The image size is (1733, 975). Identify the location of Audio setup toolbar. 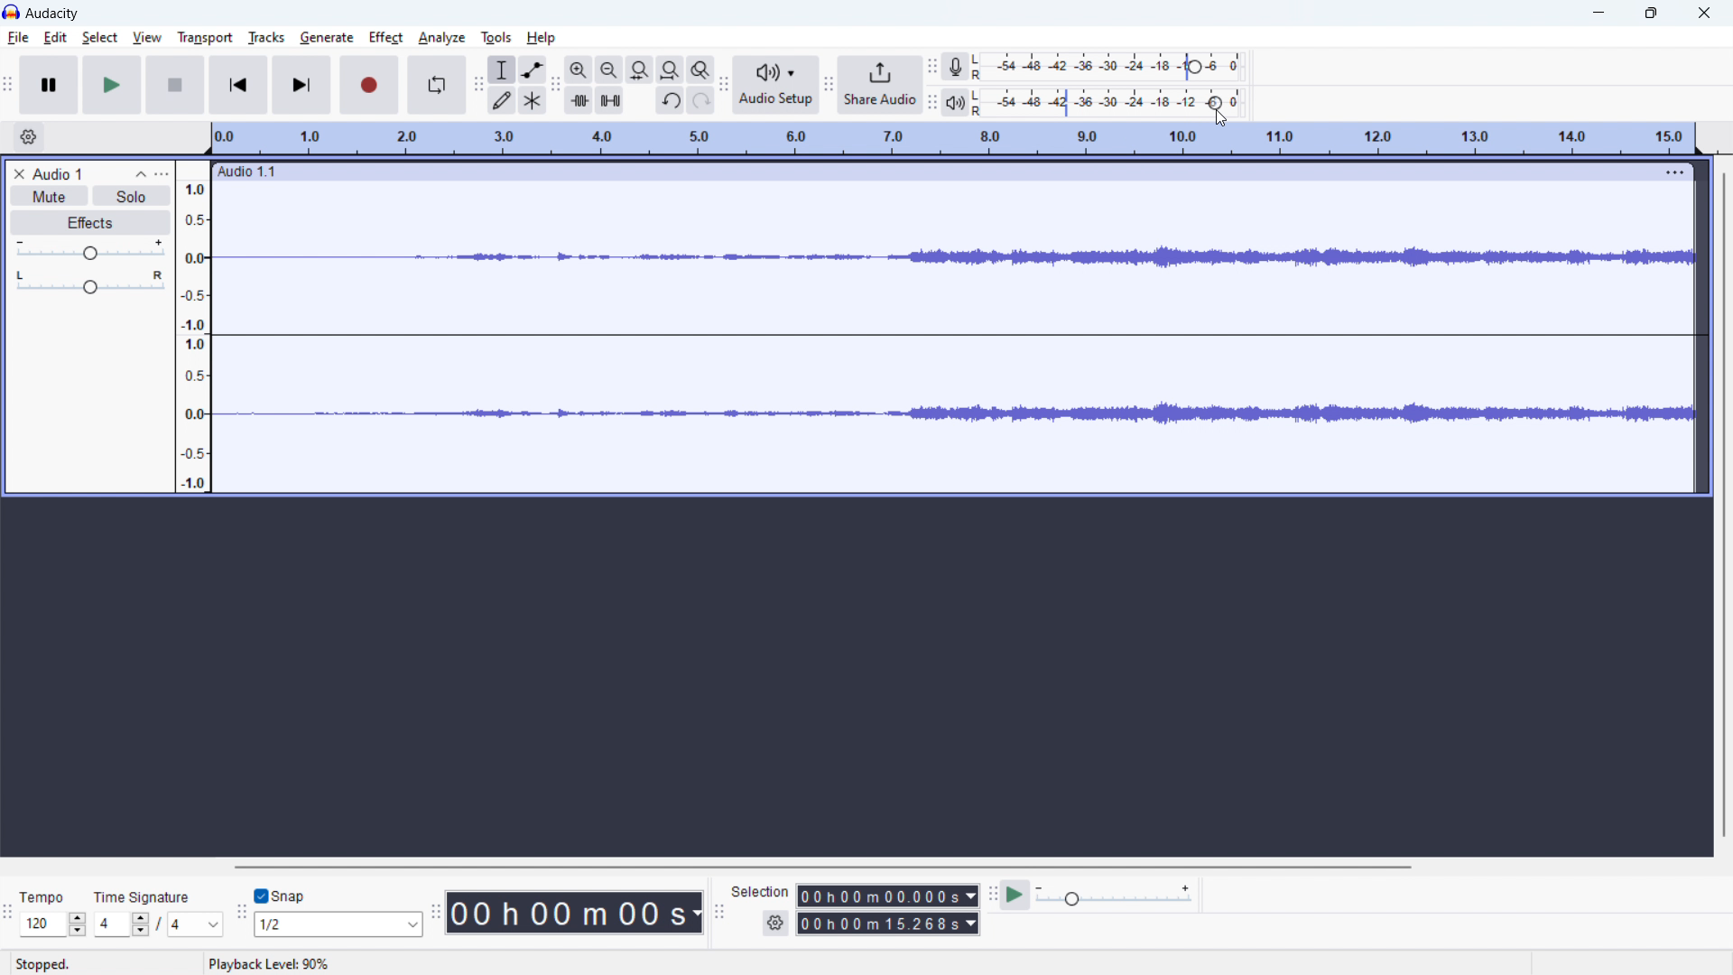
(723, 87).